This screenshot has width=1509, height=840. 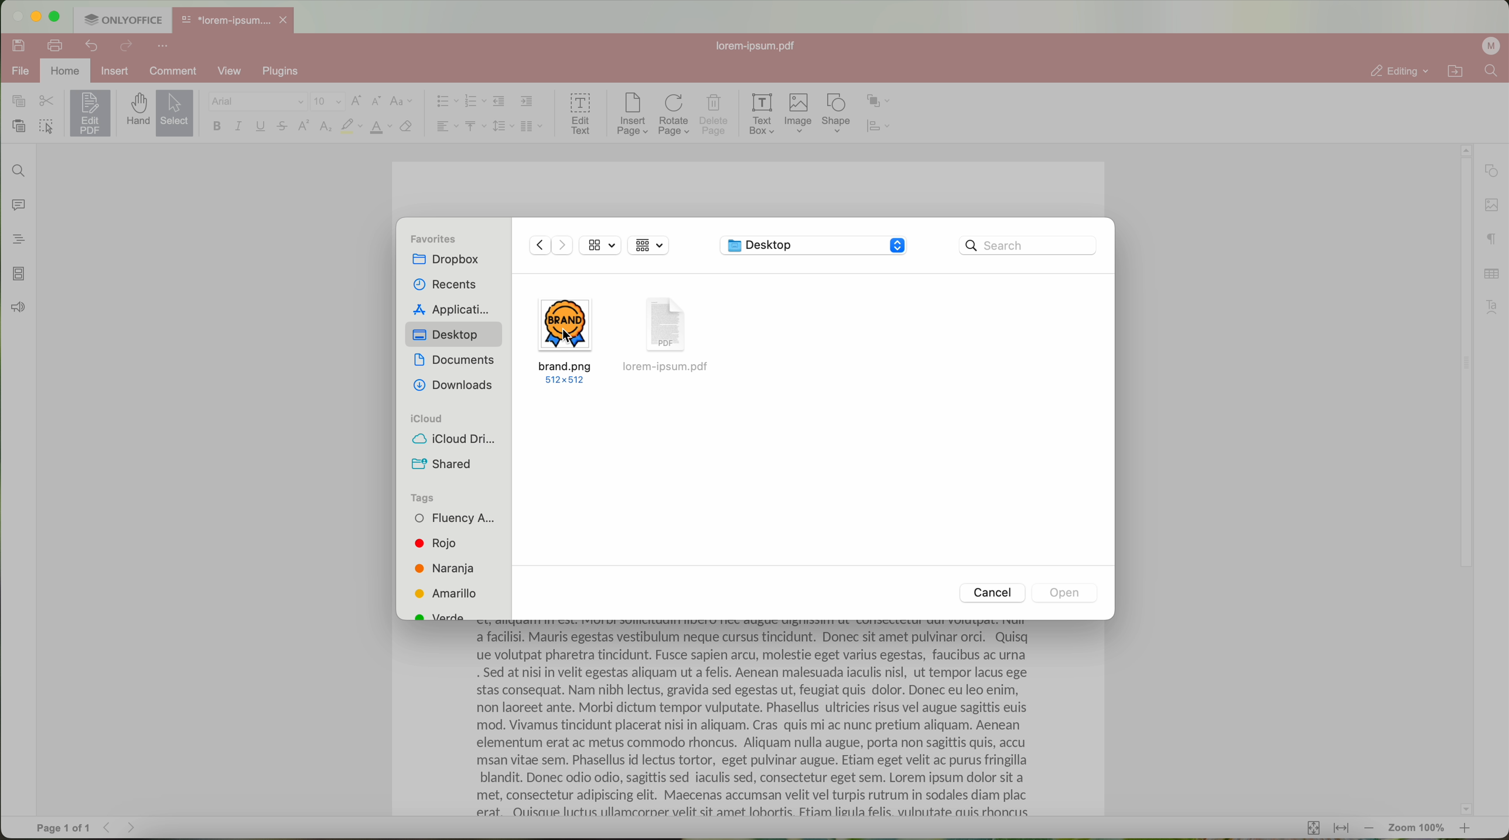 I want to click on Desktop, so click(x=449, y=335).